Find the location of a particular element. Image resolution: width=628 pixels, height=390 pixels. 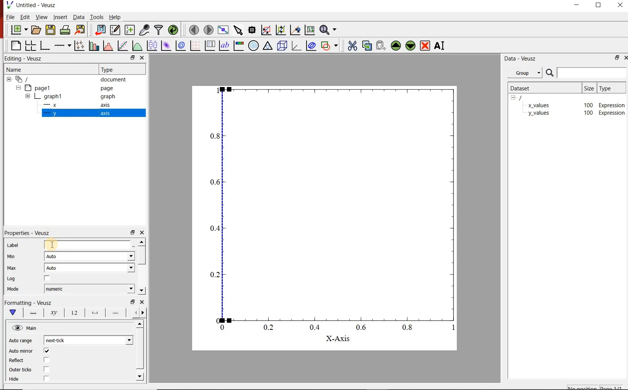

|Formatting - Veusz is located at coordinates (32, 303).